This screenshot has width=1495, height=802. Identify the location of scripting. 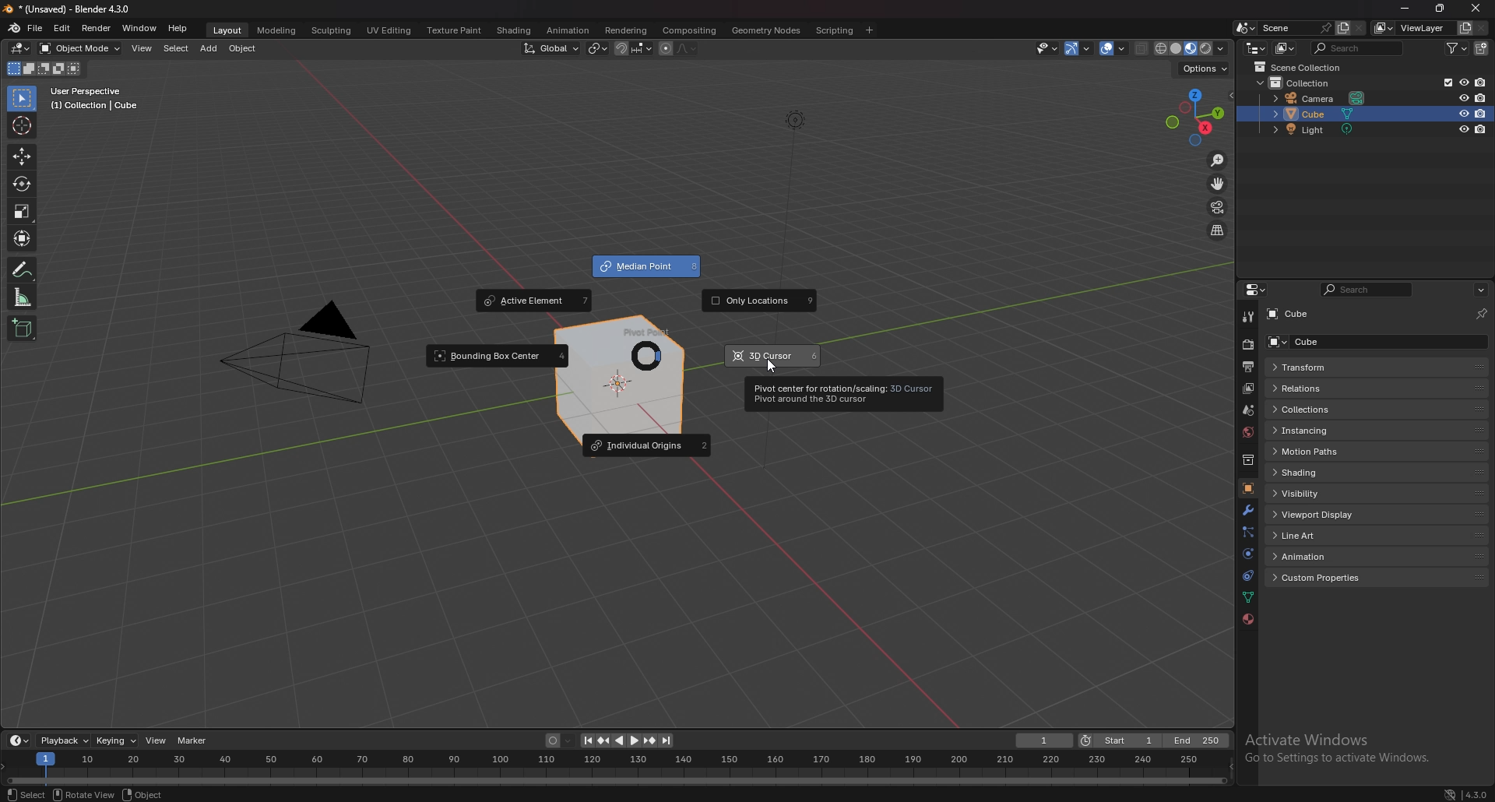
(834, 30).